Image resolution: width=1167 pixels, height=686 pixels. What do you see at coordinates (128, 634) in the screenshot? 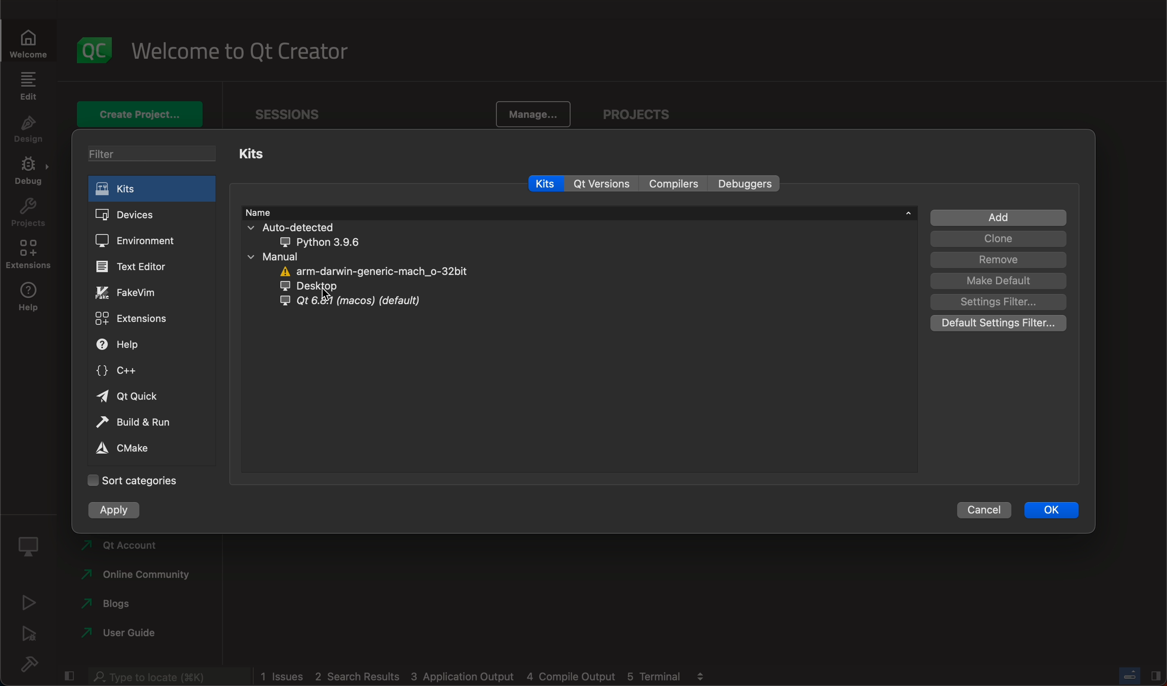
I see `user guide` at bounding box center [128, 634].